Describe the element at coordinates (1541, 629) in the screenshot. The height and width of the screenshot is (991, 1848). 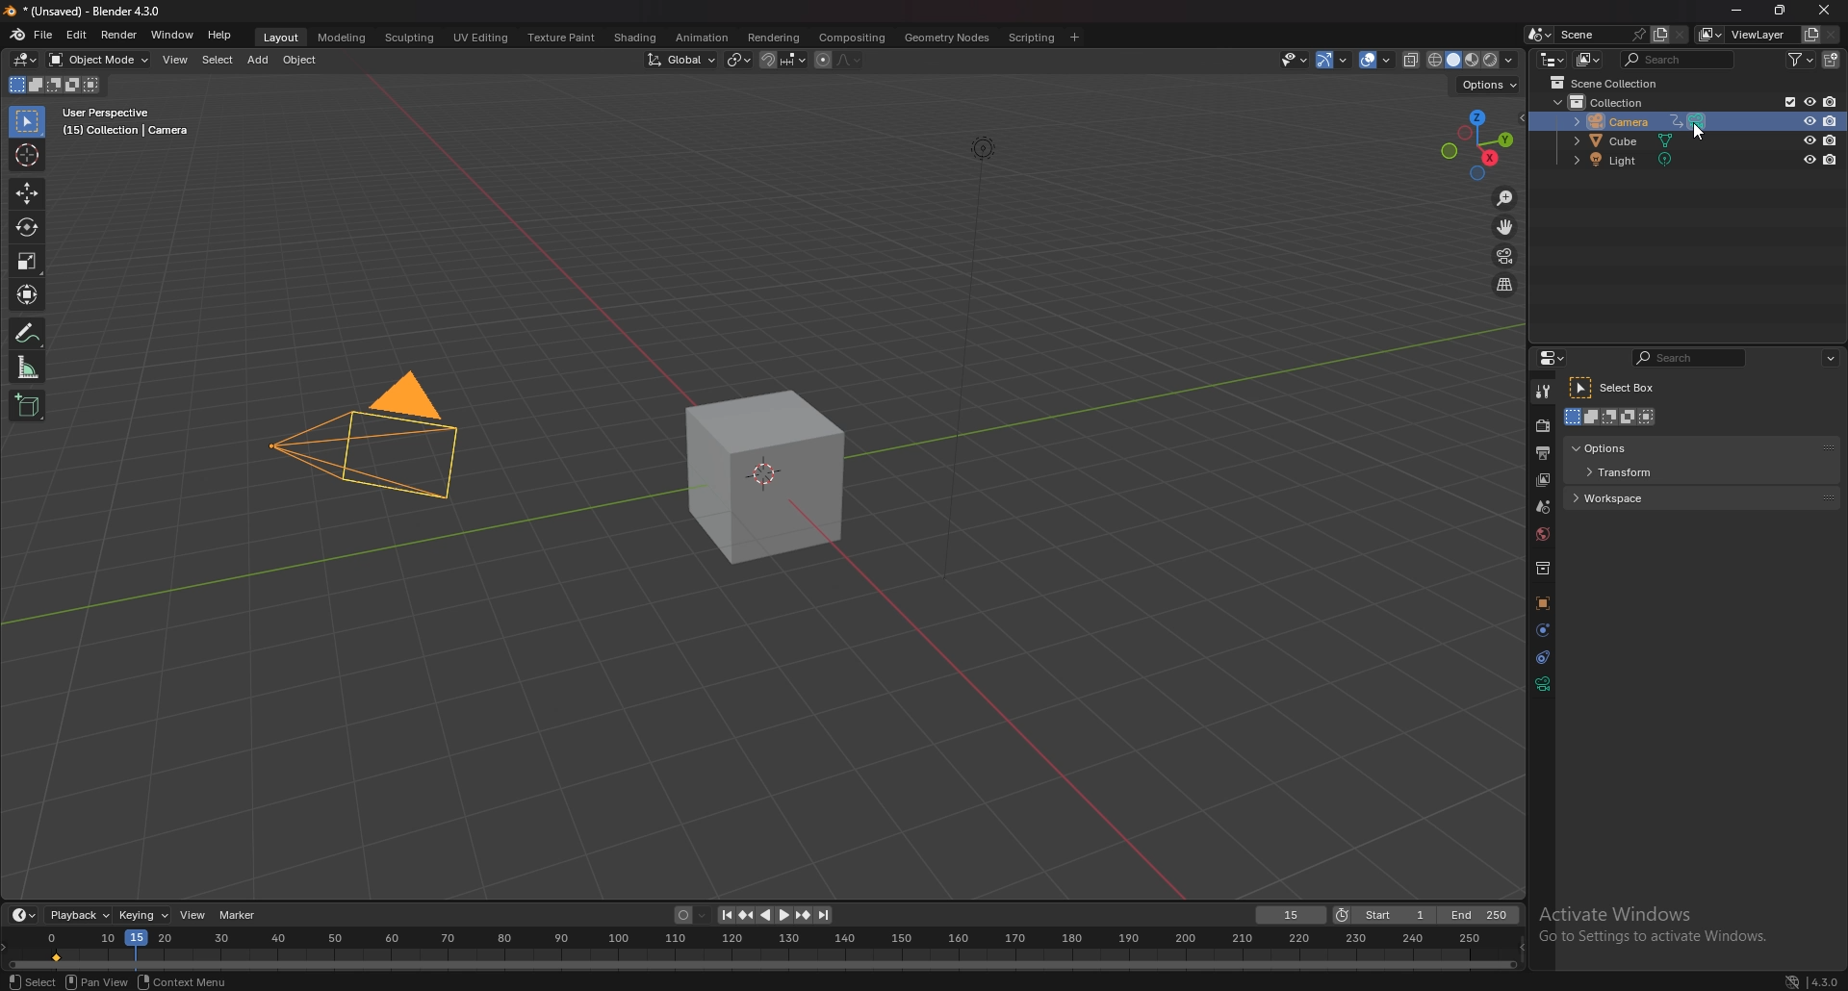
I see `physics` at that location.